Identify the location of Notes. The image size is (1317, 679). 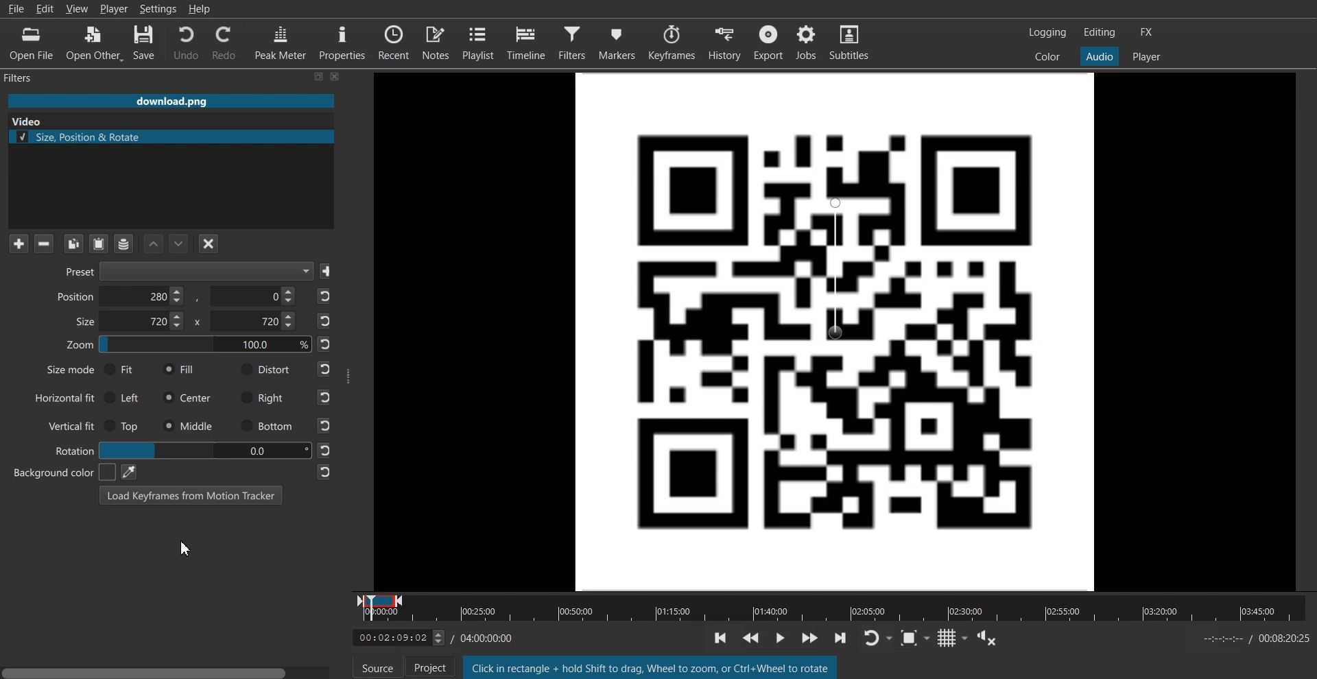
(436, 42).